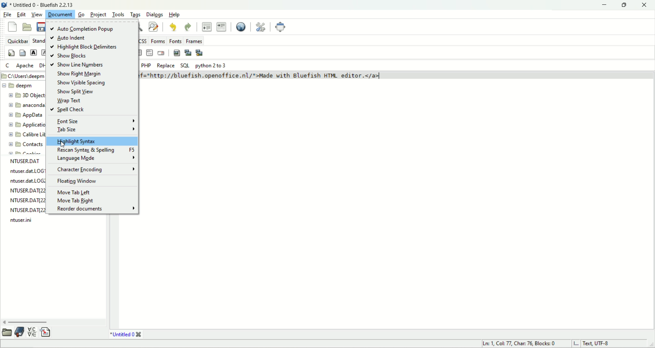 The height and width of the screenshot is (348, 655). Describe the element at coordinates (76, 92) in the screenshot. I see `show split view` at that location.